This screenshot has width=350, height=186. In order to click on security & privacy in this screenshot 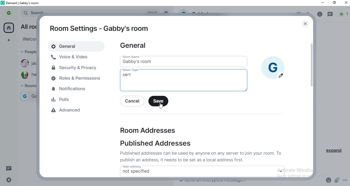, I will do `click(75, 67)`.